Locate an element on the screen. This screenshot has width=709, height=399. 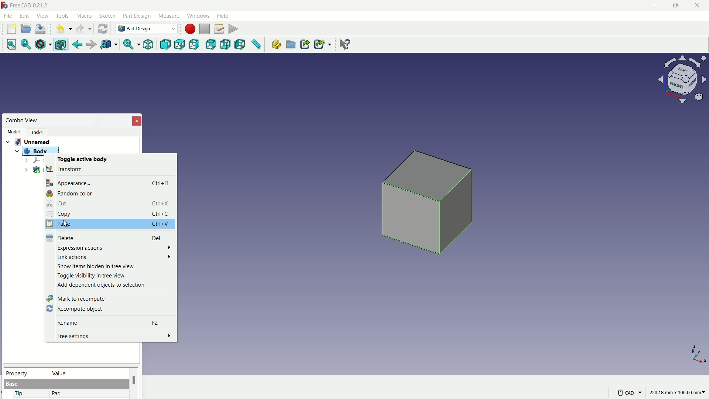
Expression actions is located at coordinates (114, 248).